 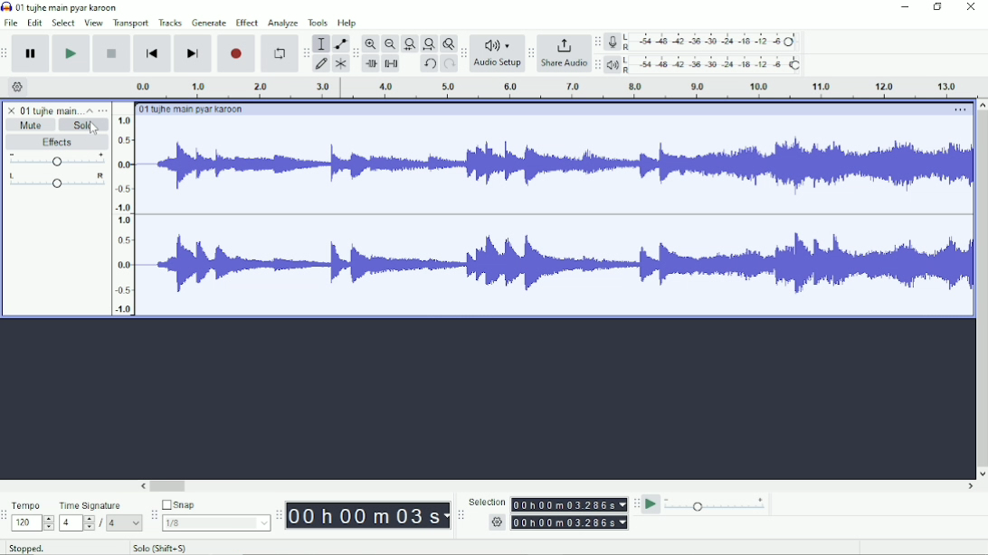 What do you see at coordinates (716, 504) in the screenshot?
I see `Playback speed` at bounding box center [716, 504].